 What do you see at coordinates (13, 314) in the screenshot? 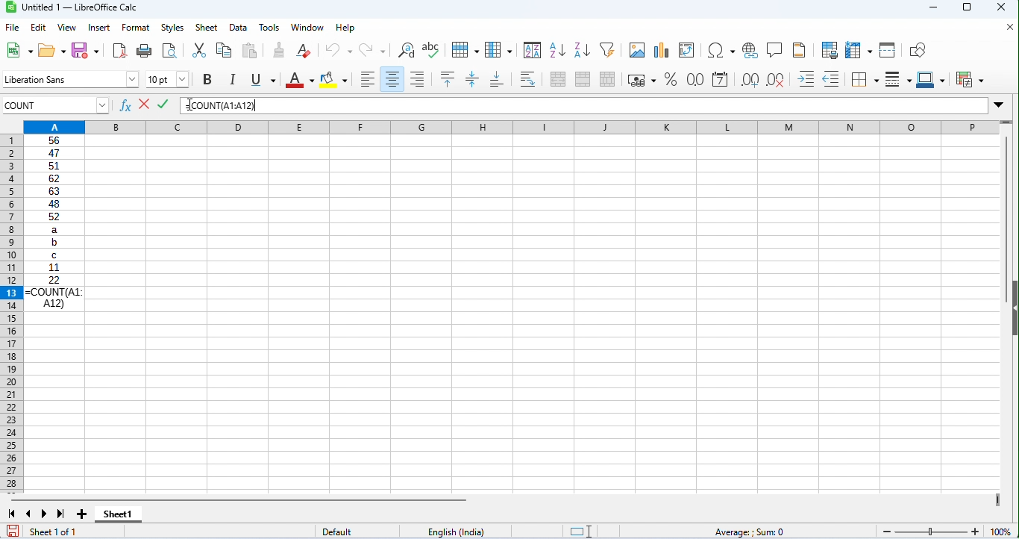
I see `row numbers` at bounding box center [13, 314].